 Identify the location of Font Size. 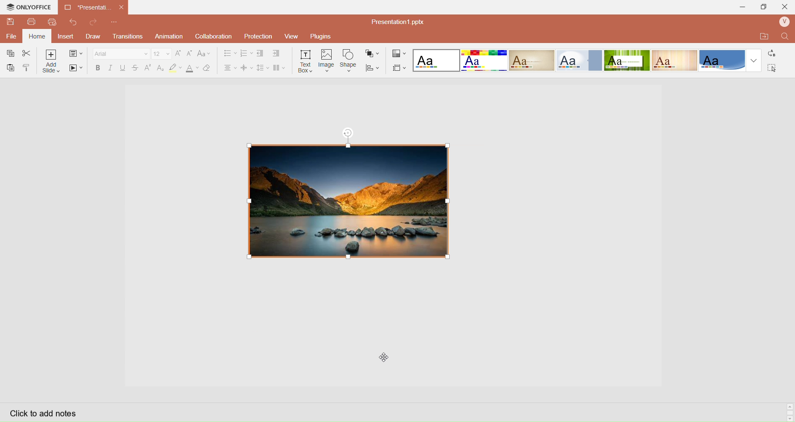
(161, 54).